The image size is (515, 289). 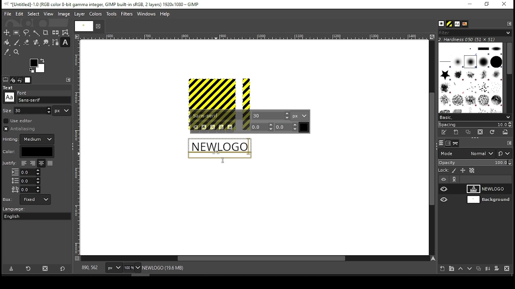 I want to click on layer visibility, so click(x=444, y=179).